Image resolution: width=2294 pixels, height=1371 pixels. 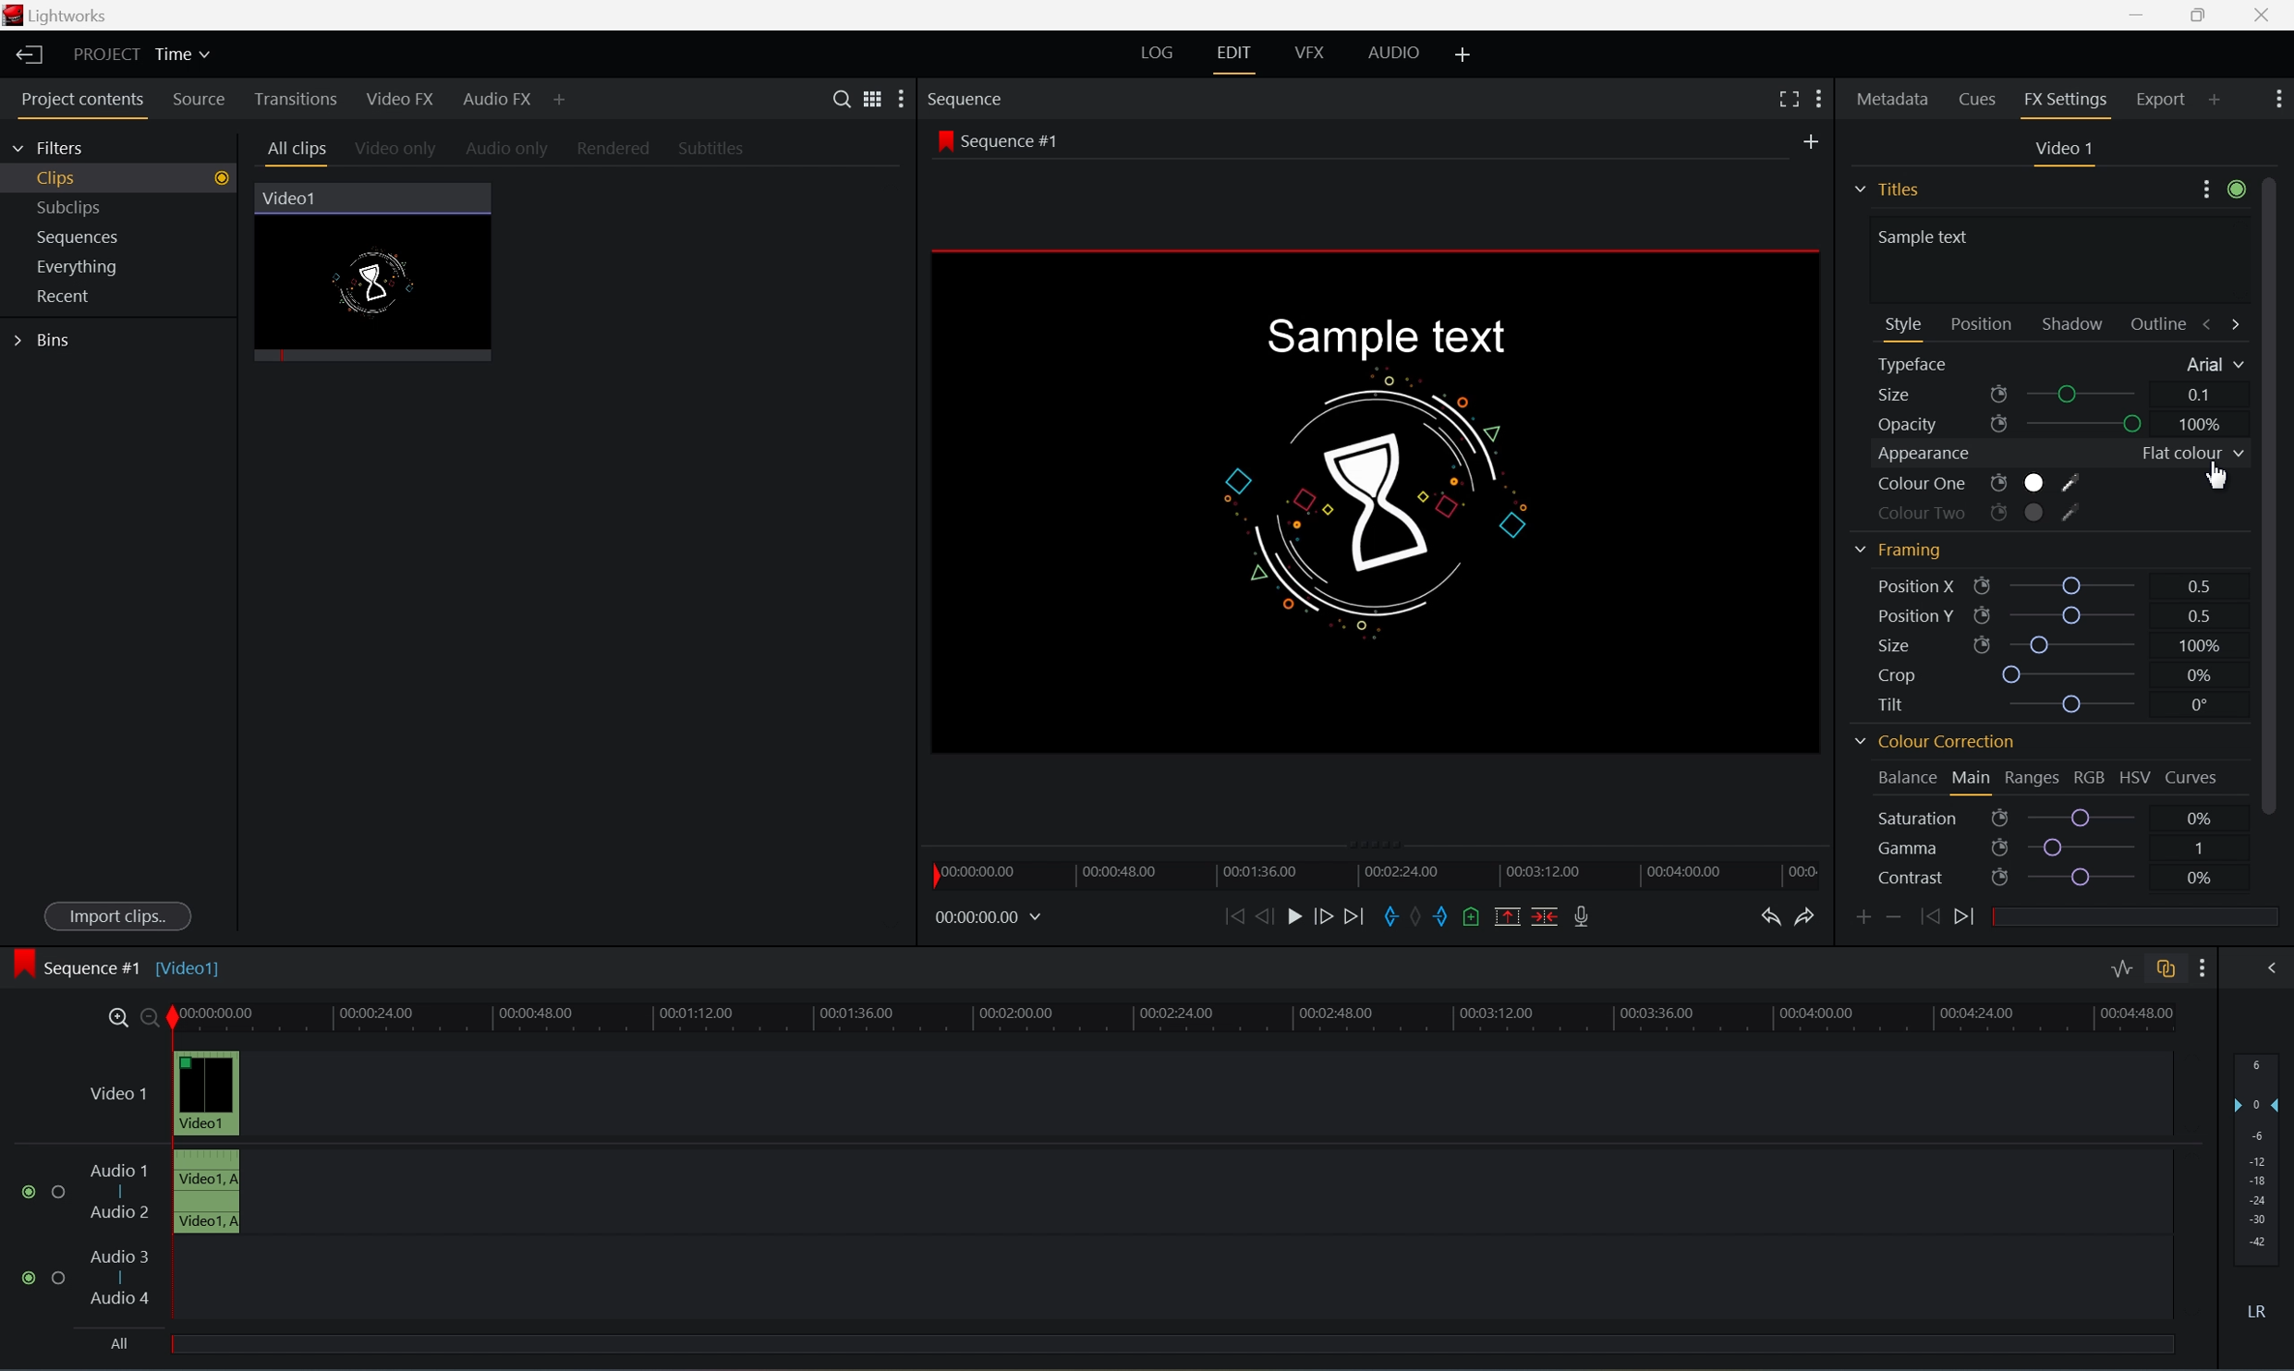 What do you see at coordinates (1465, 52) in the screenshot?
I see `add` at bounding box center [1465, 52].